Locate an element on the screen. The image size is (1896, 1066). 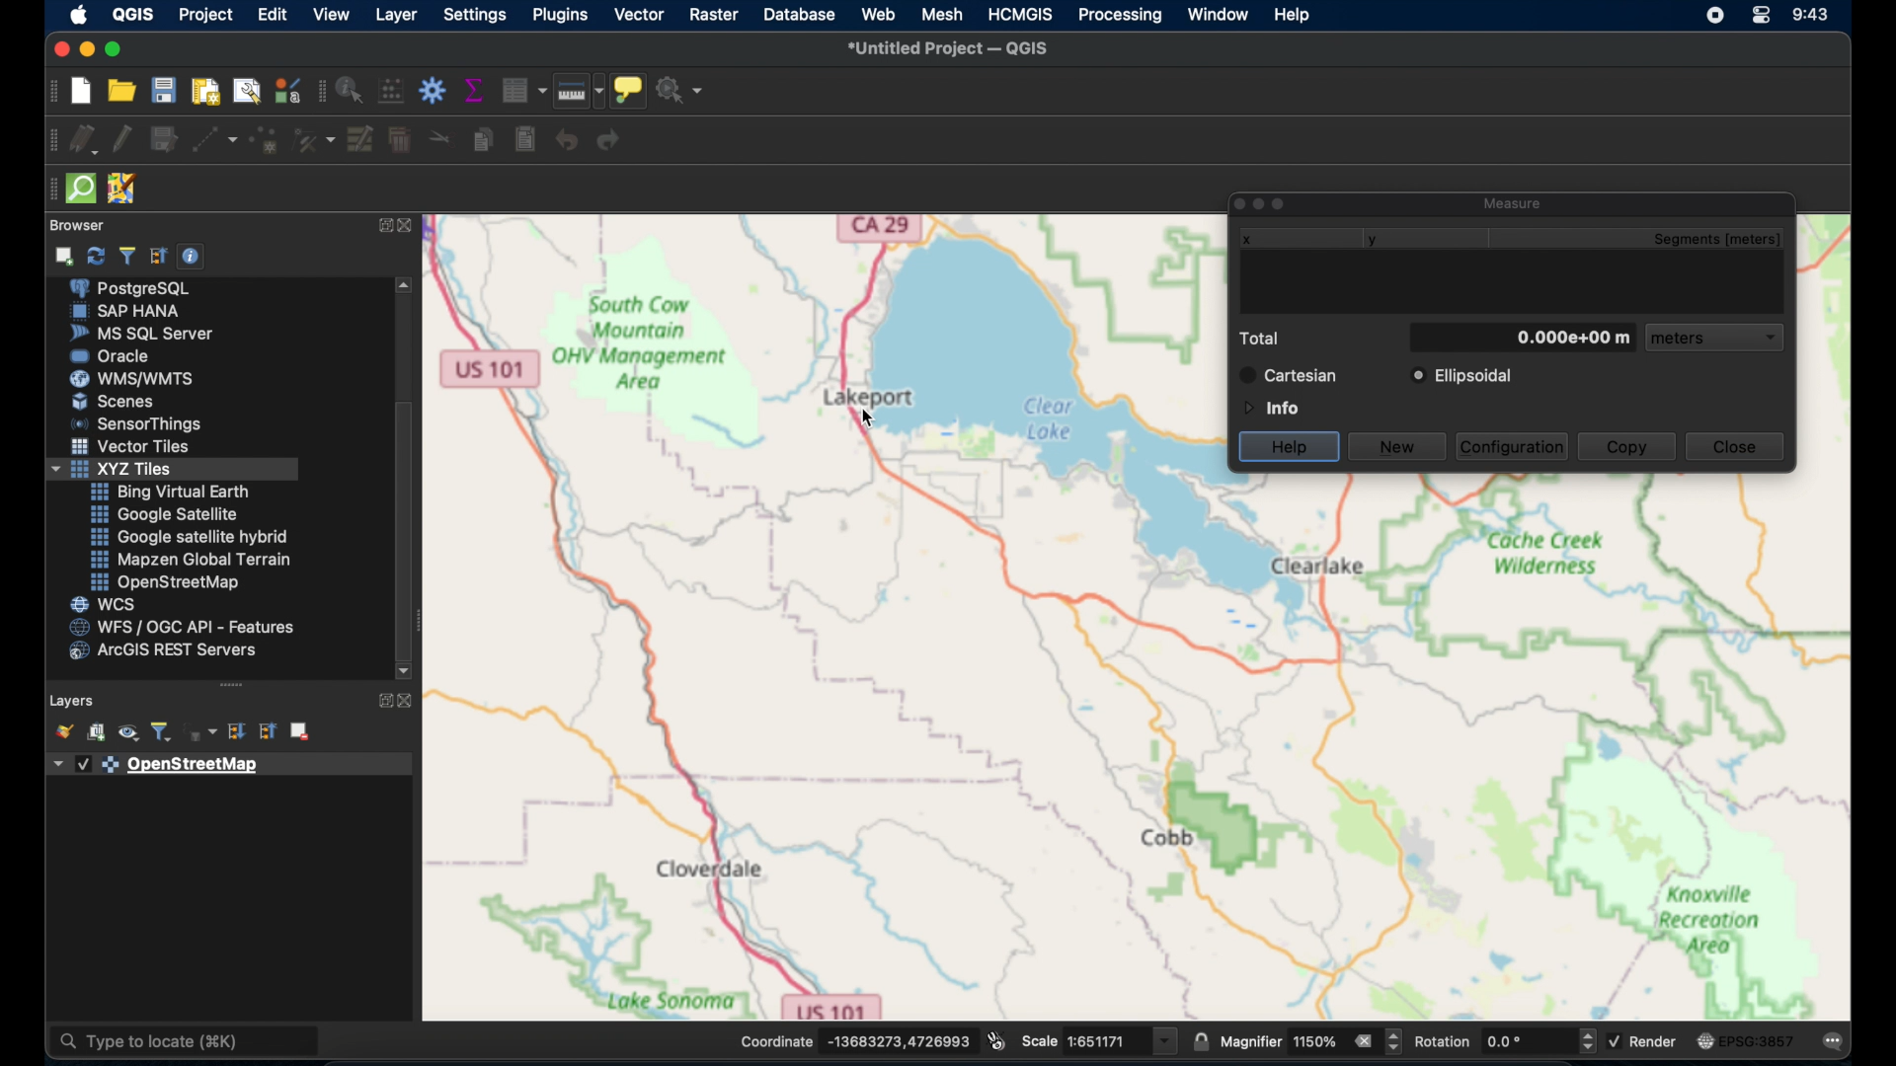
collapse all is located at coordinates (265, 731).